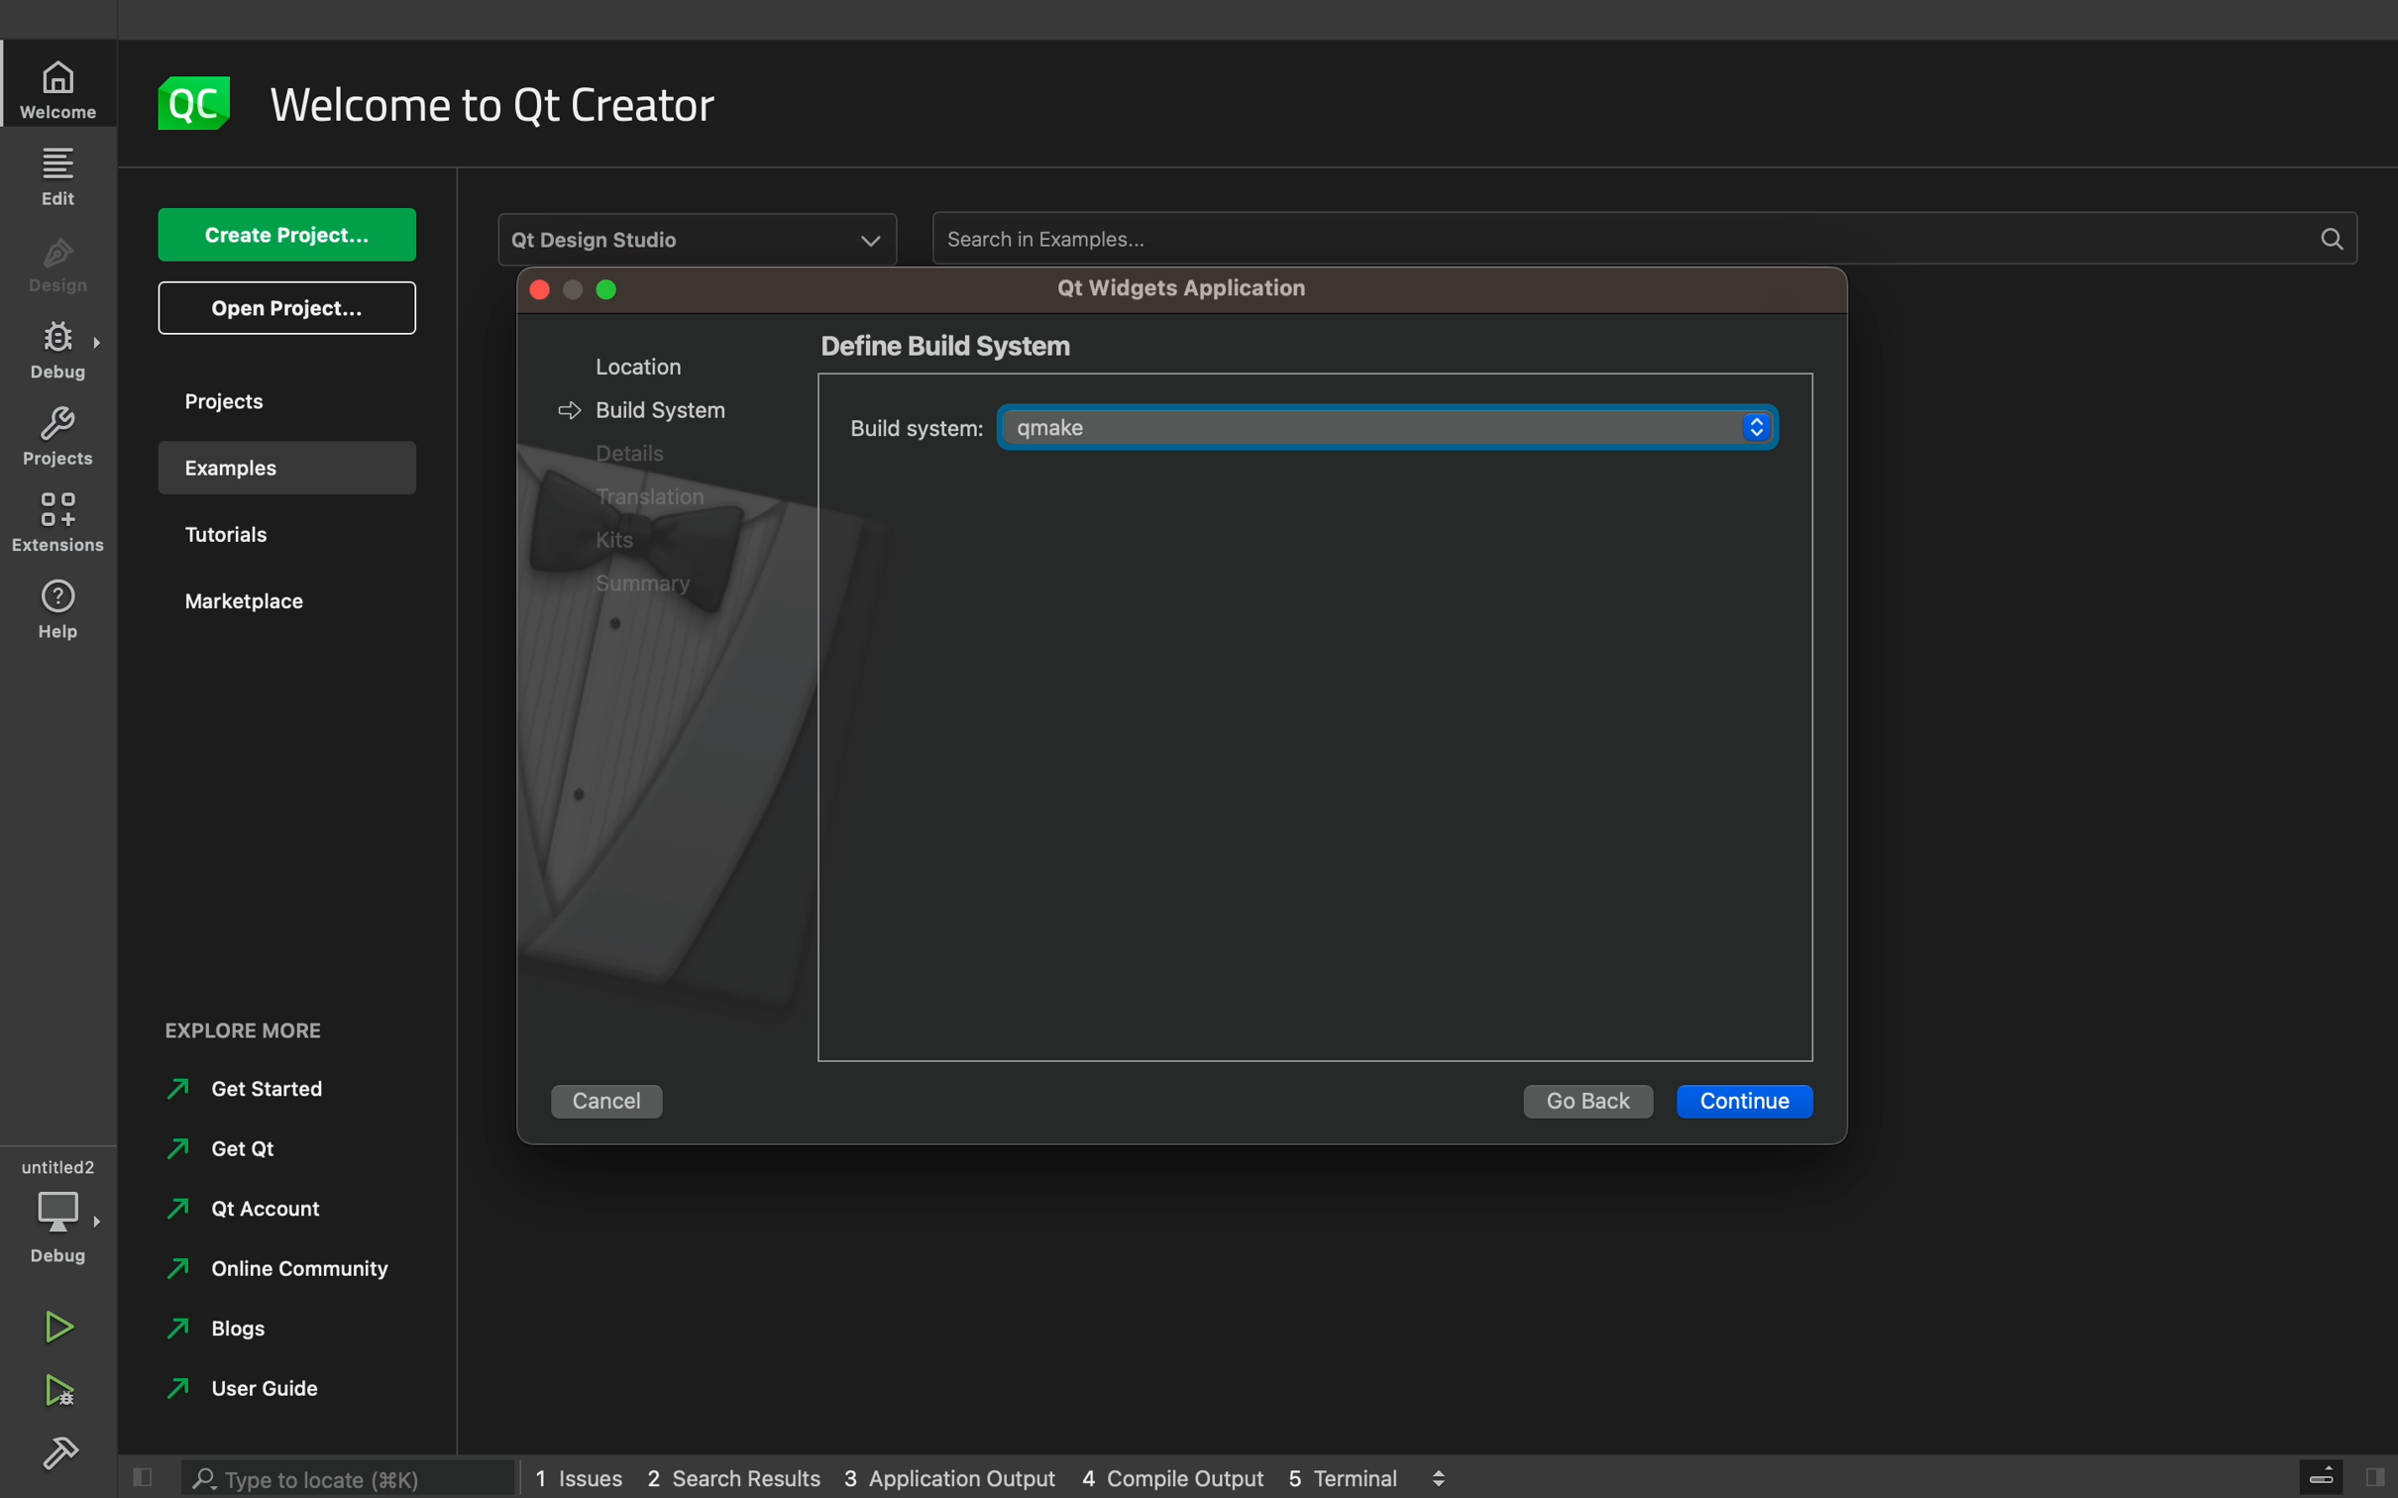 The image size is (2398, 1498). Describe the element at coordinates (273, 610) in the screenshot. I see `marketplace` at that location.